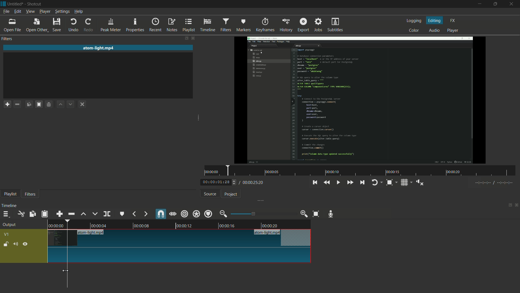 The image size is (520, 293). Describe the element at coordinates (492, 184) in the screenshot. I see `` at that location.